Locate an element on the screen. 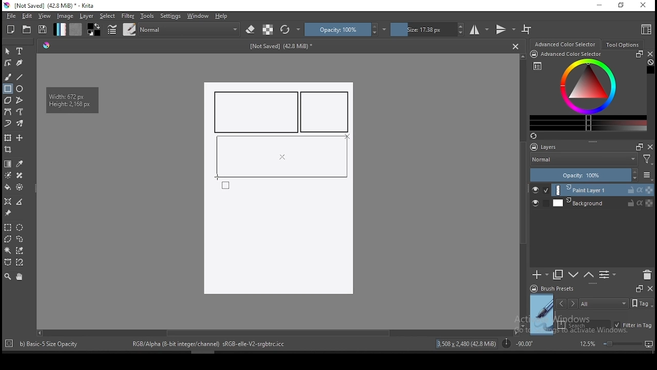  gradient tool is located at coordinates (8, 164).